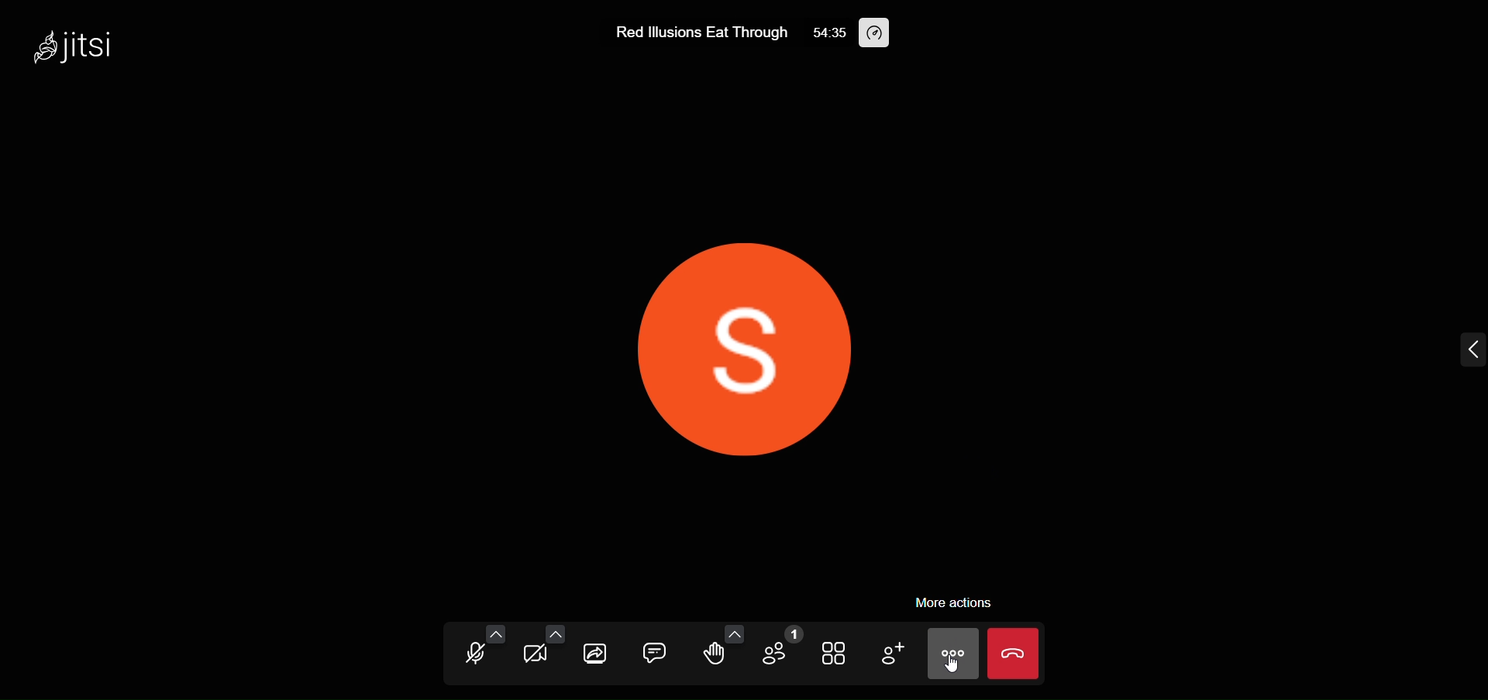  Describe the element at coordinates (785, 650) in the screenshot. I see `participant` at that location.